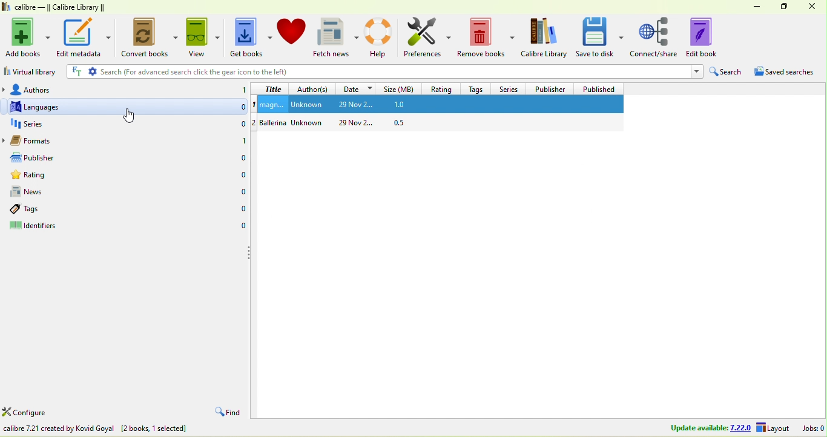 This screenshot has width=827, height=437. What do you see at coordinates (785, 70) in the screenshot?
I see `saved searches` at bounding box center [785, 70].